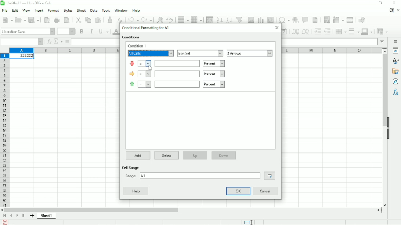 Image resolution: width=401 pixels, height=225 pixels. I want to click on Open, so click(21, 20).